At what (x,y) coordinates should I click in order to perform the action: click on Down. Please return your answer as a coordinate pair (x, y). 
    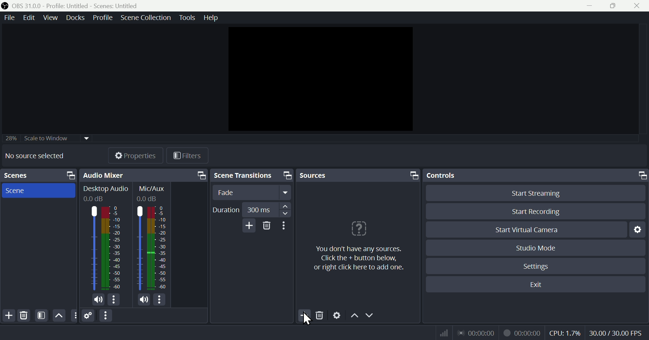
    Looking at the image, I should click on (369, 316).